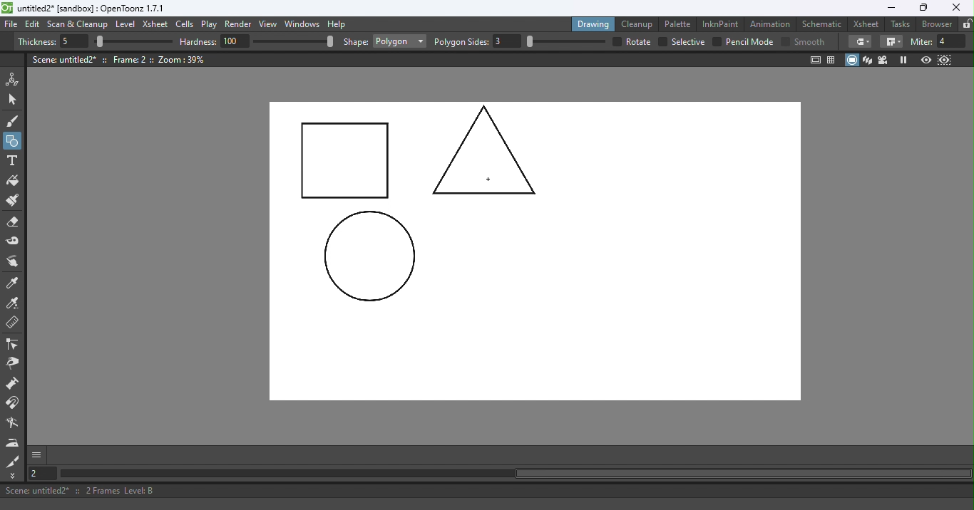  Describe the element at coordinates (565, 41) in the screenshot. I see `slider` at that location.